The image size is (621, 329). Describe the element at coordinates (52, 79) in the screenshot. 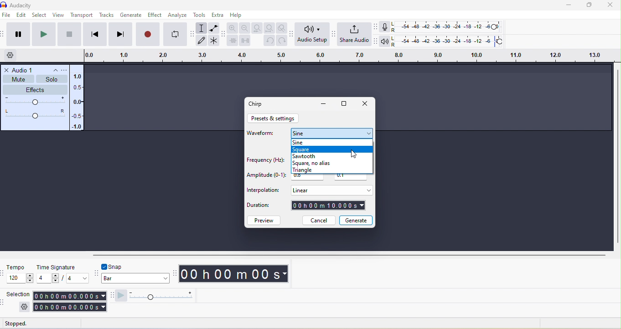

I see `solo` at that location.